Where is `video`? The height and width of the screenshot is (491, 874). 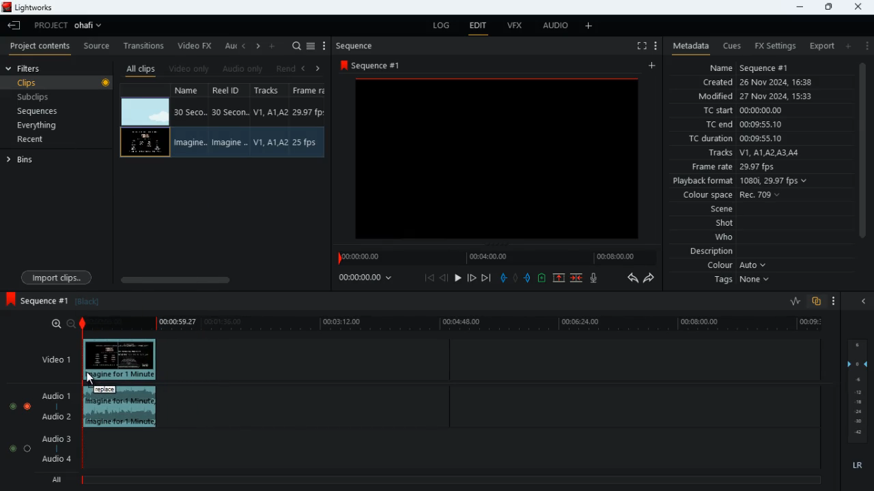 video is located at coordinates (120, 360).